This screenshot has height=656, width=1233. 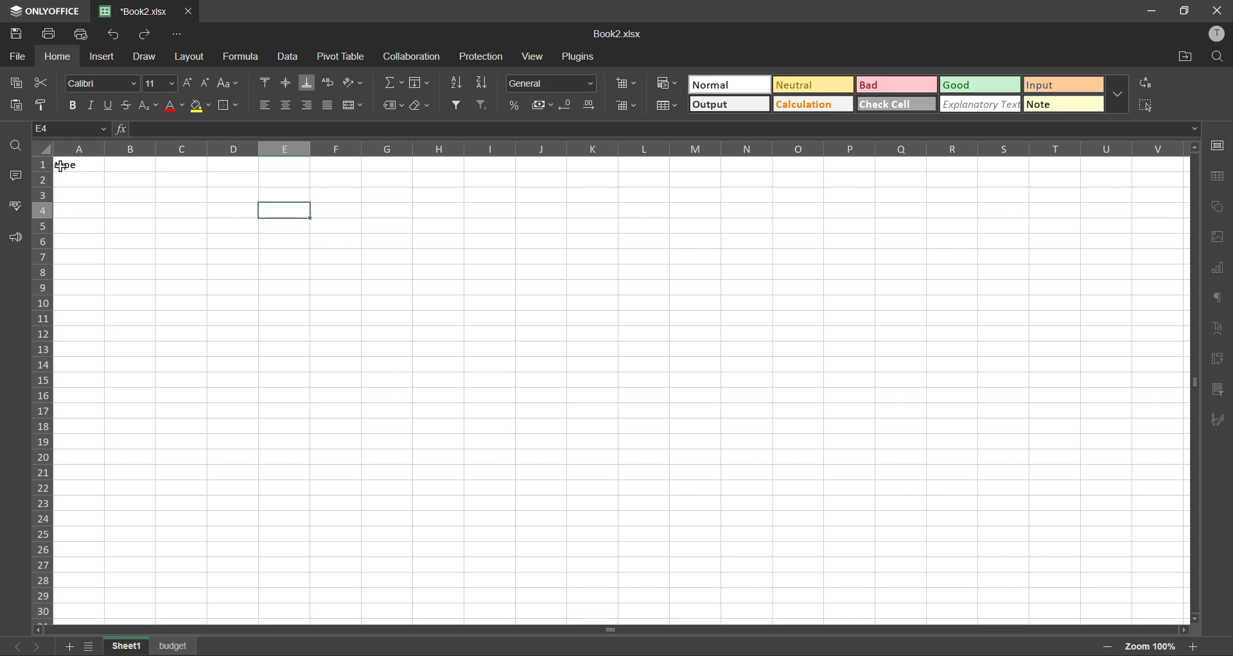 What do you see at coordinates (1184, 10) in the screenshot?
I see `maximize` at bounding box center [1184, 10].